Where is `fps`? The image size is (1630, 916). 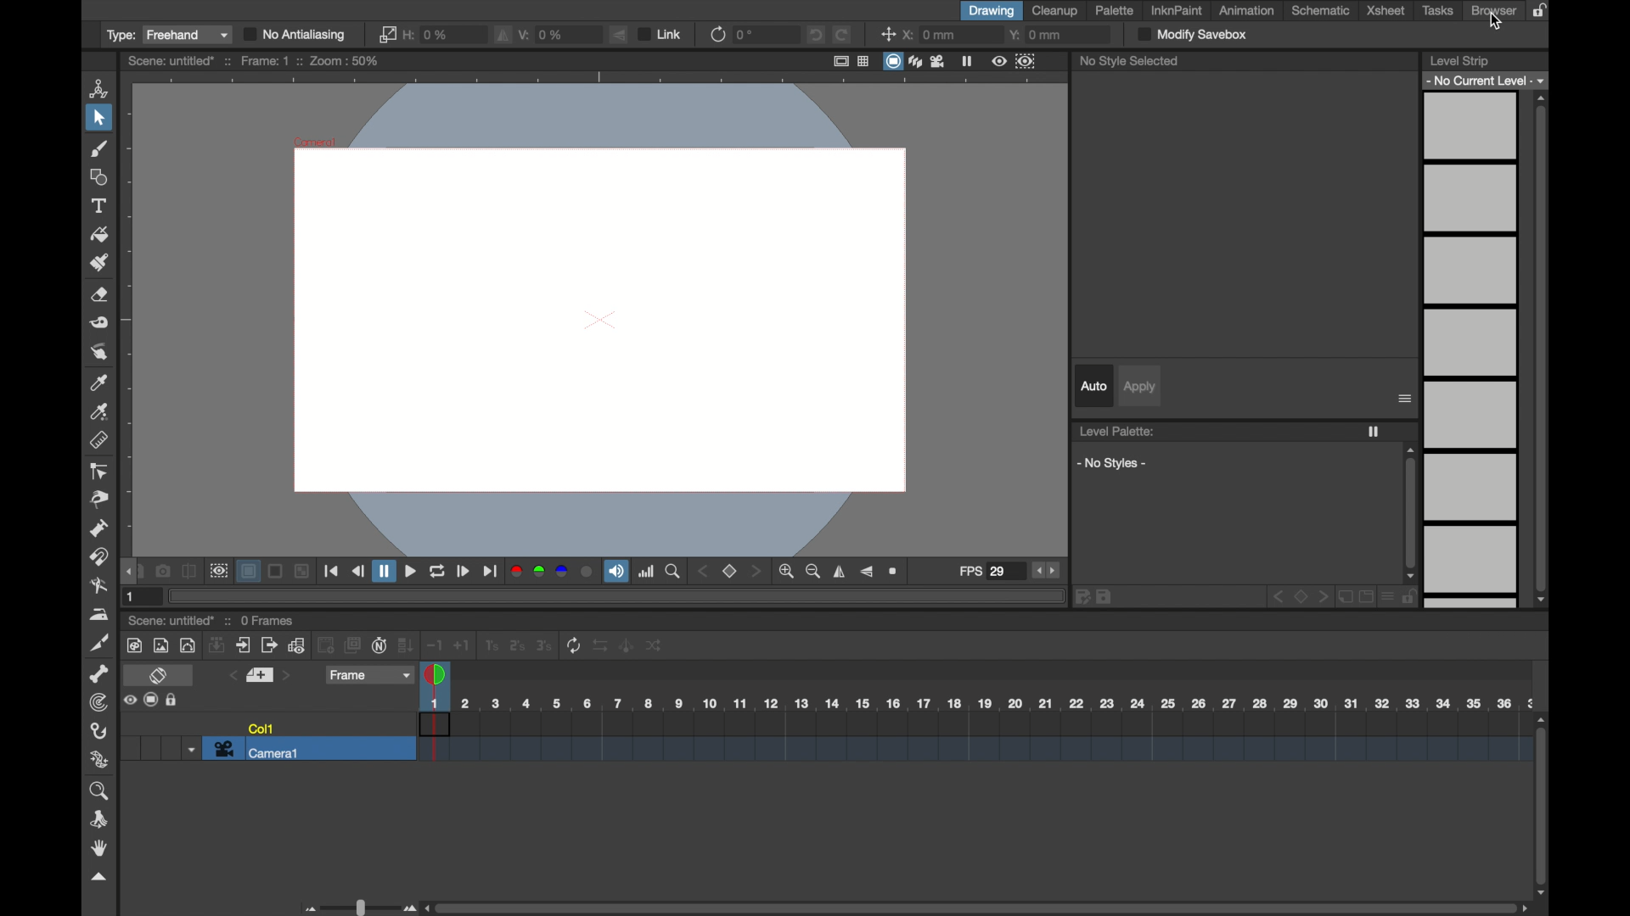
fps is located at coordinates (982, 572).